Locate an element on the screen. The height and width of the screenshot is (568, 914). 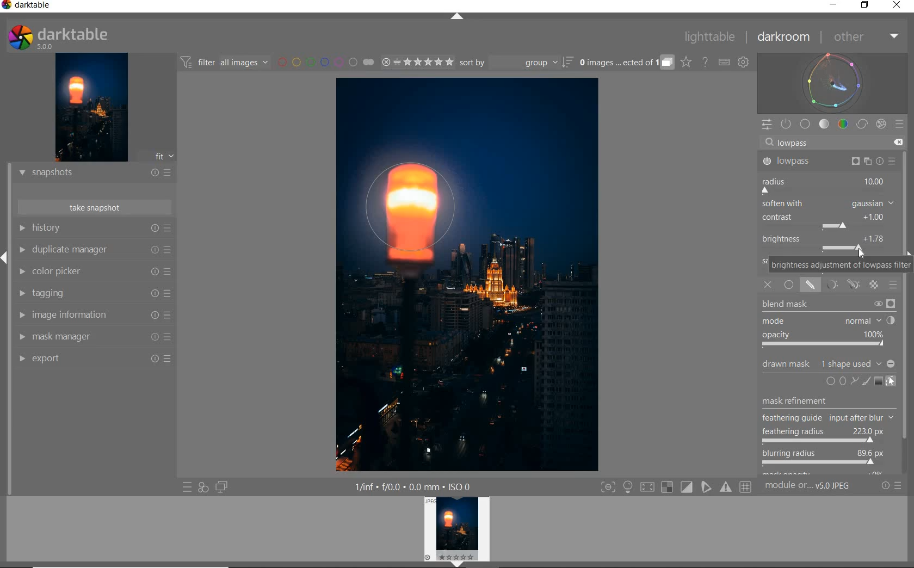
QUICK ACCESS FOR APPLYING ANY OF YOUR STYLES is located at coordinates (202, 487).